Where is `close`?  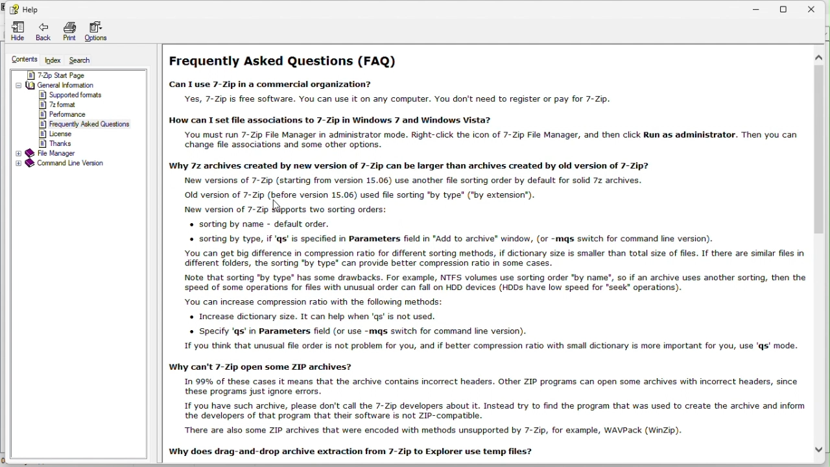
close is located at coordinates (816, 8).